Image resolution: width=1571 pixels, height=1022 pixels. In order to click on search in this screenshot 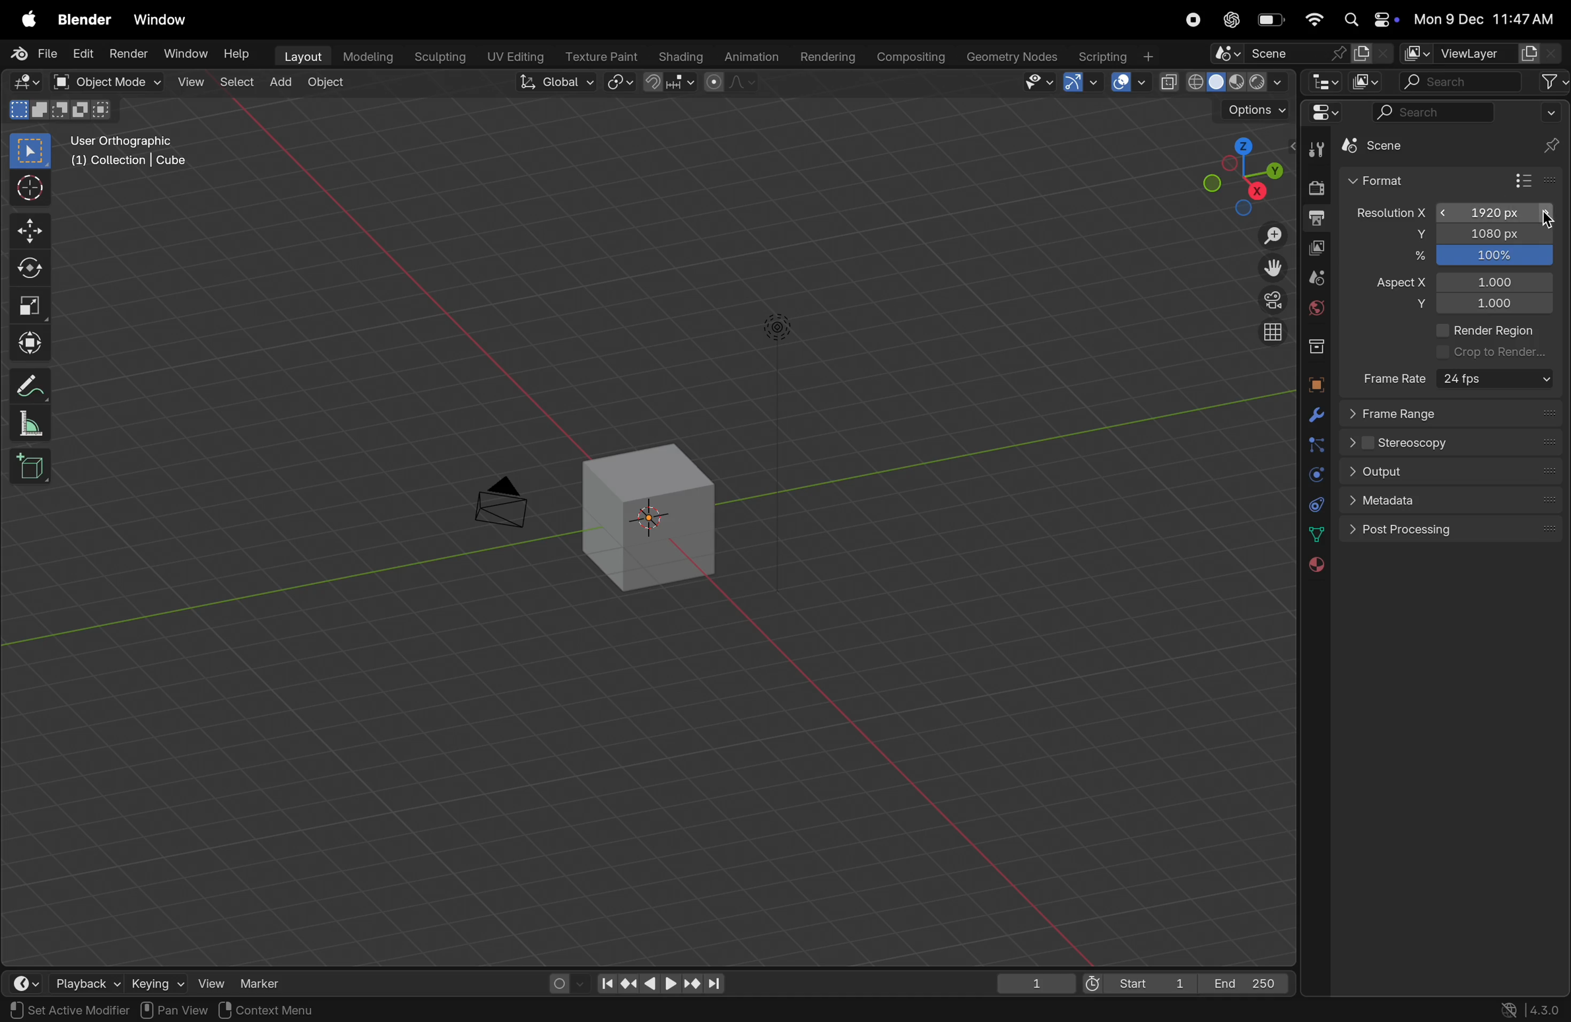, I will do `click(1461, 82)`.